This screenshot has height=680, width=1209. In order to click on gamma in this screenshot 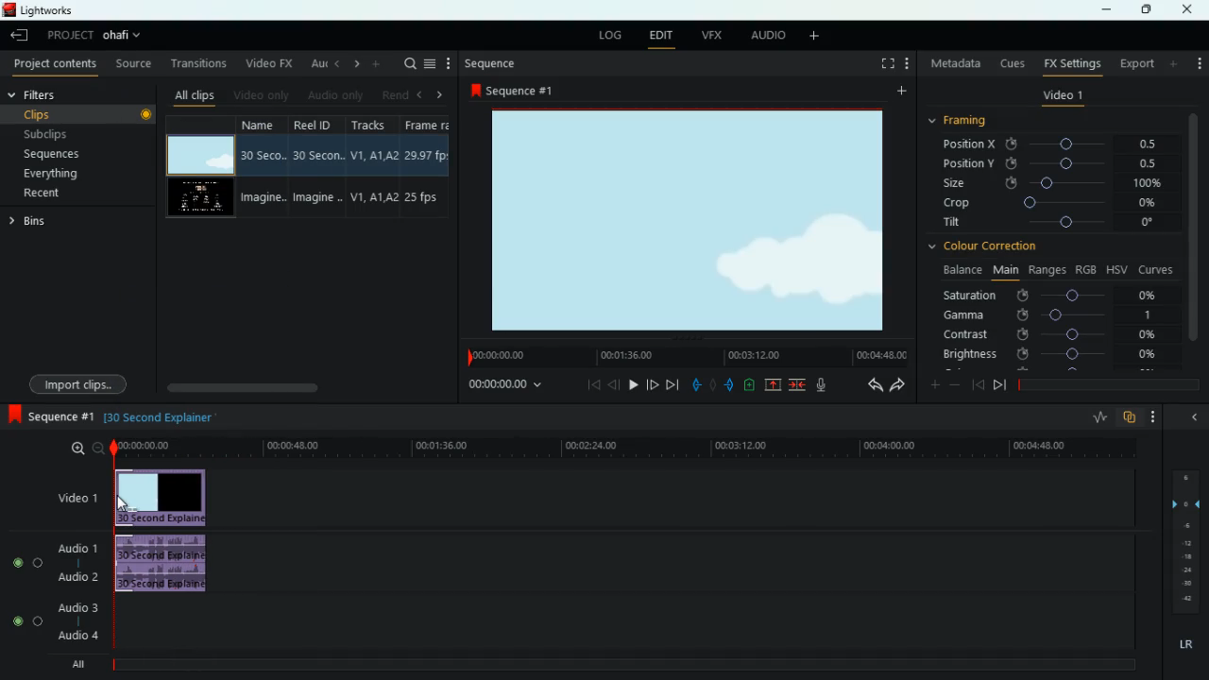, I will do `click(1061, 316)`.